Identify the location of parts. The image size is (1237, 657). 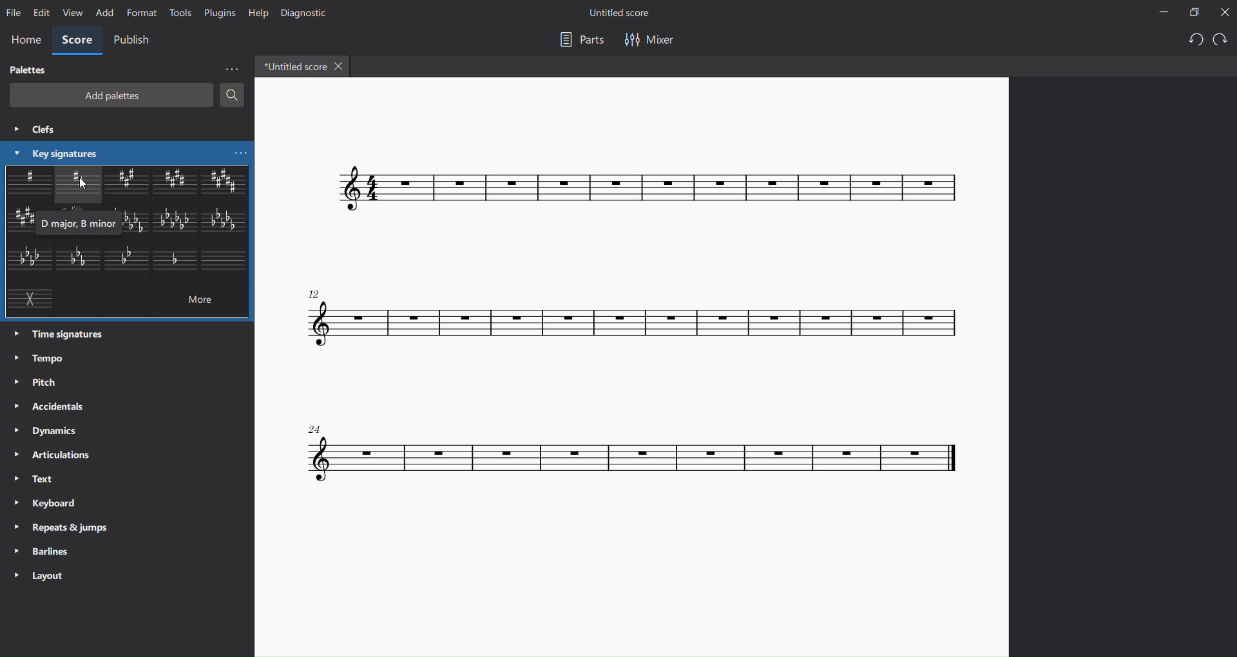
(579, 39).